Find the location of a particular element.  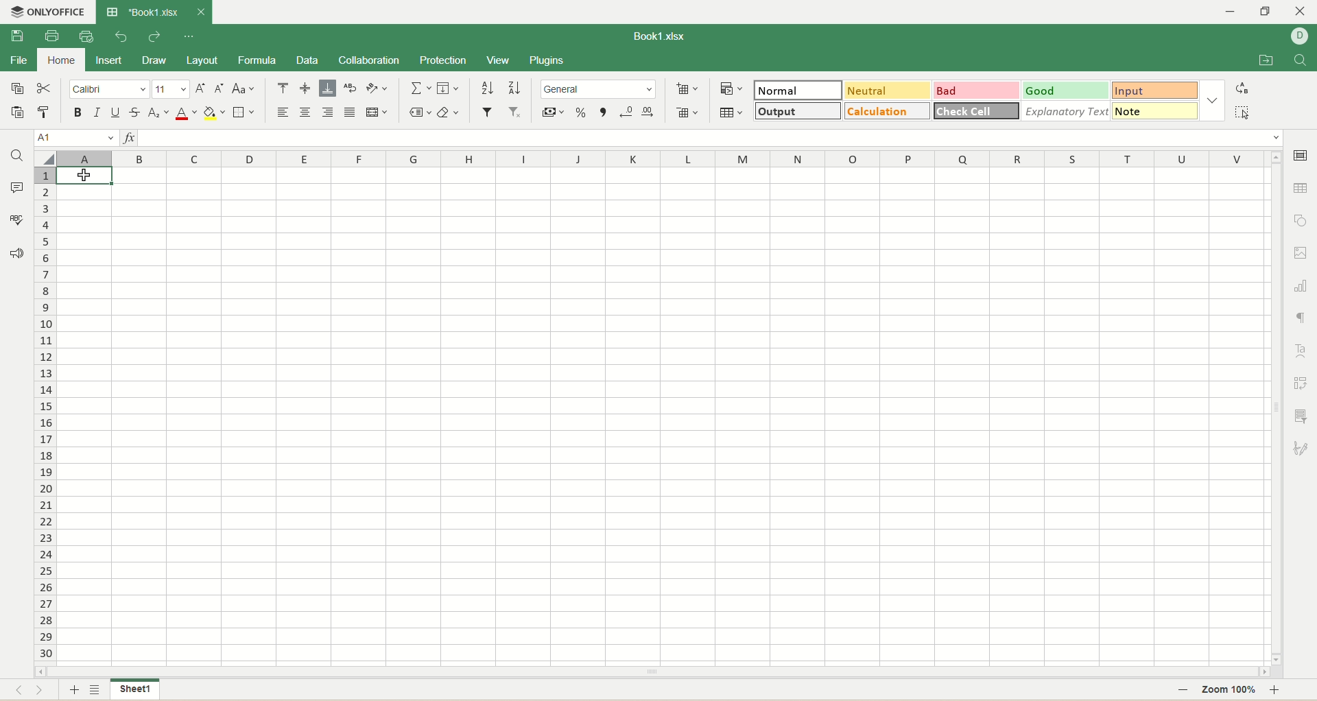

percent format is located at coordinates (581, 110).